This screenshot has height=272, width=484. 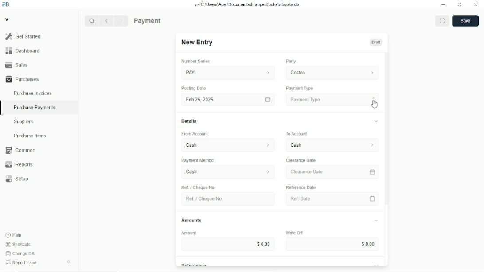 What do you see at coordinates (373, 198) in the screenshot?
I see `calender` at bounding box center [373, 198].